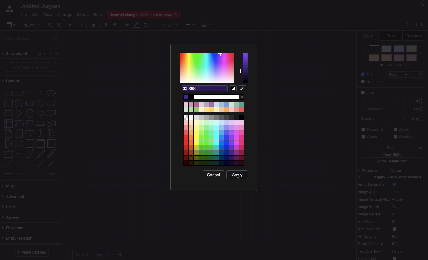 The height and width of the screenshot is (260, 428). I want to click on Styles, so click(393, 55).